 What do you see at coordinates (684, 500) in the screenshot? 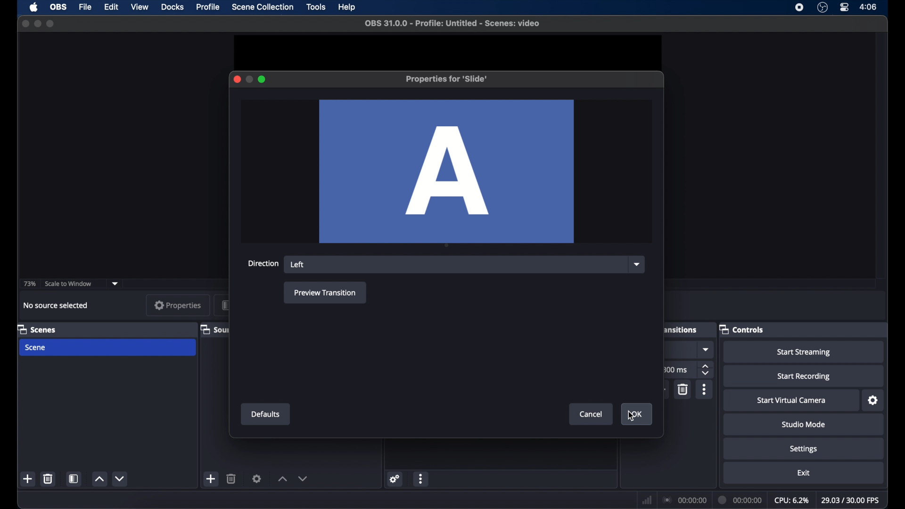
I see `connection` at bounding box center [684, 500].